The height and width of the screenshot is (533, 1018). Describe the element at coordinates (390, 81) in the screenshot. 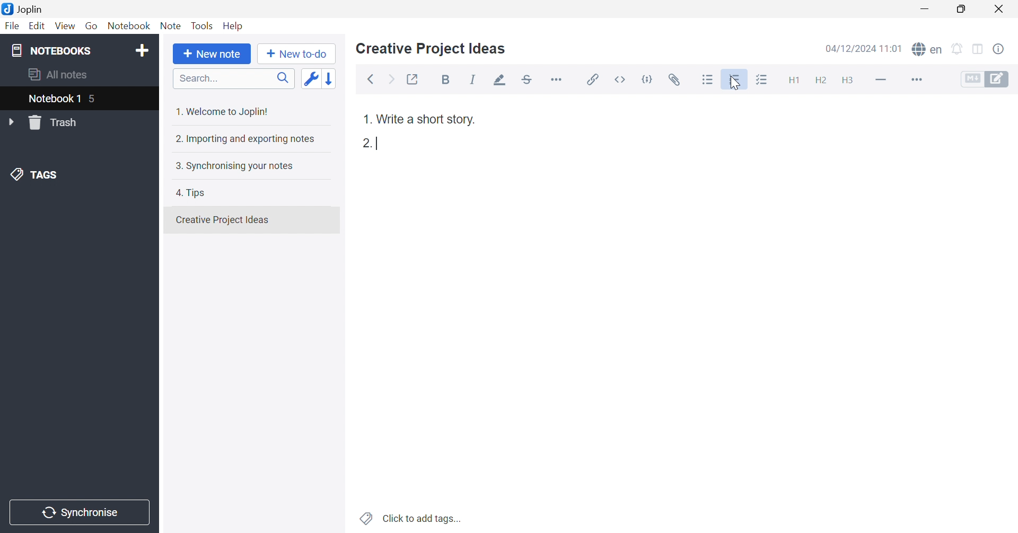

I see `Forward` at that location.